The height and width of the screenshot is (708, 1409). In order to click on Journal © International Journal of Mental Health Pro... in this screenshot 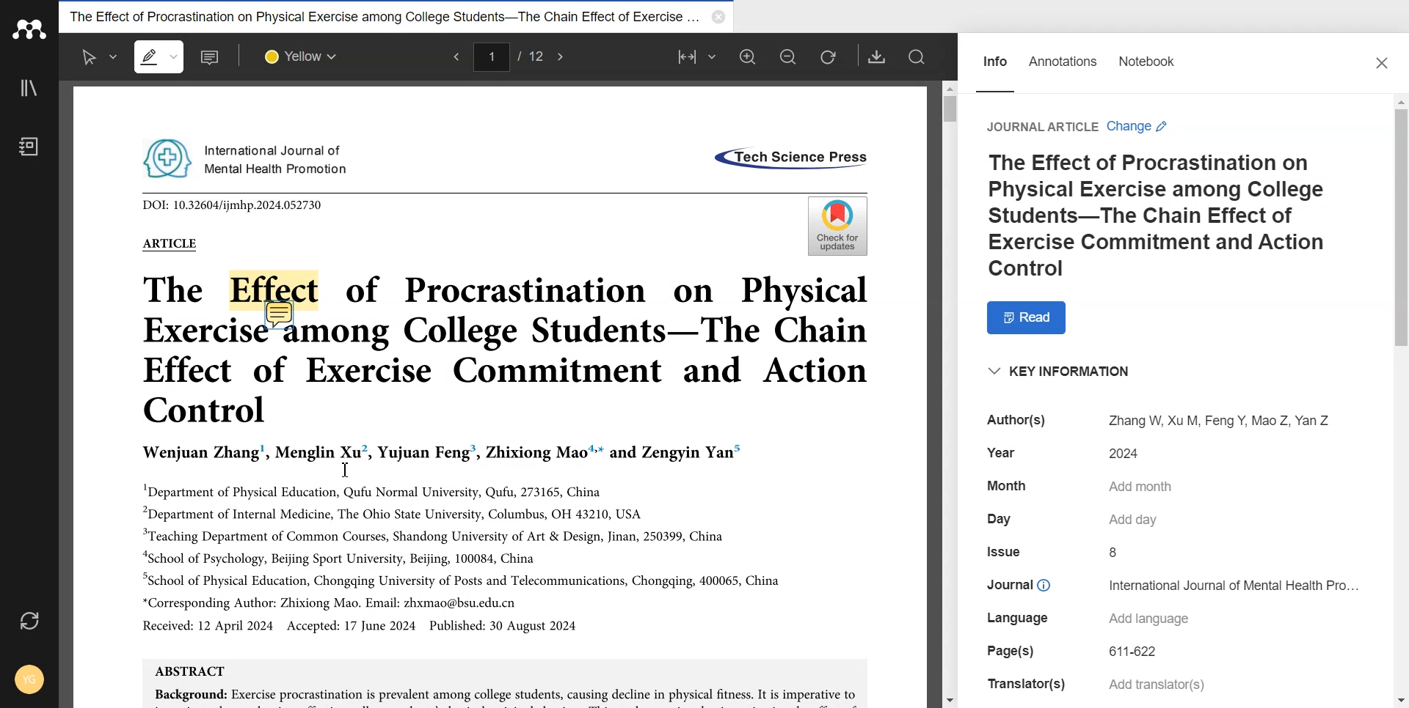, I will do `click(1174, 583)`.